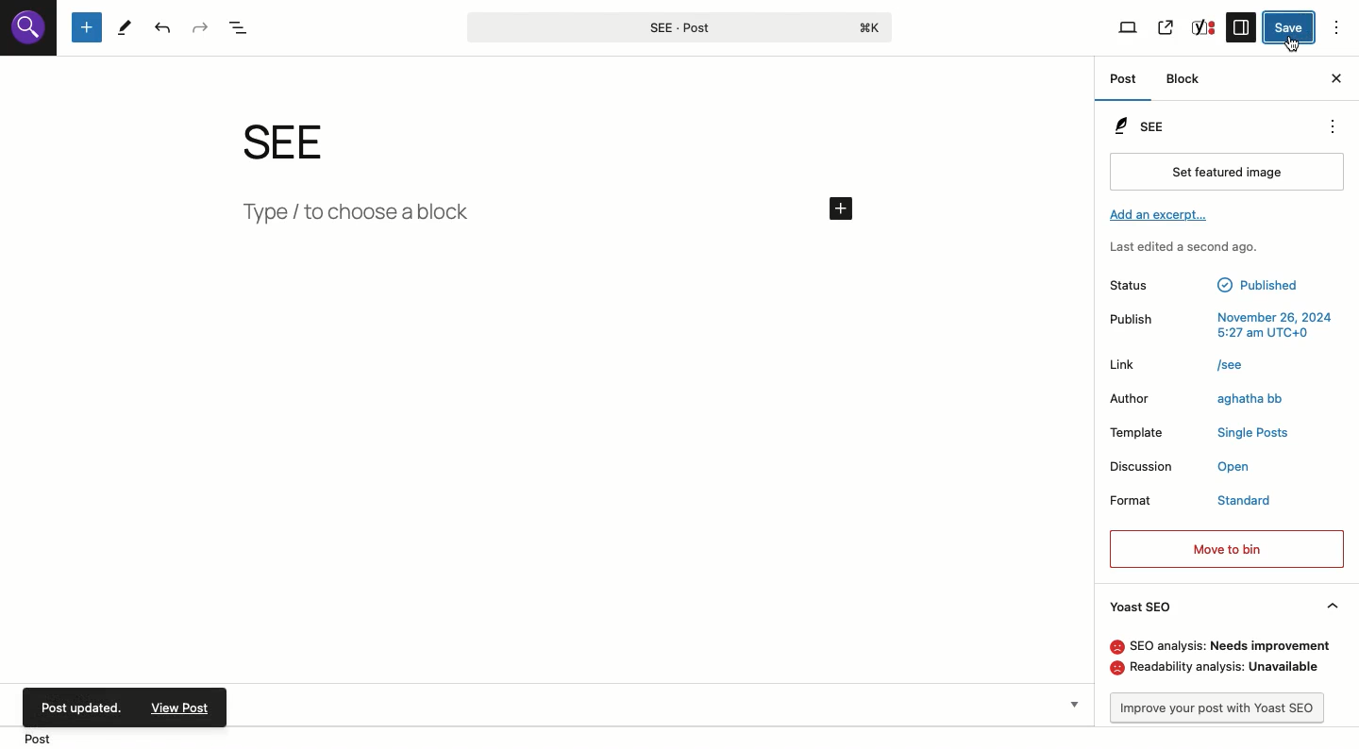 This screenshot has width=1359, height=749. Describe the element at coordinates (1143, 605) in the screenshot. I see `Yoast SEO` at that location.